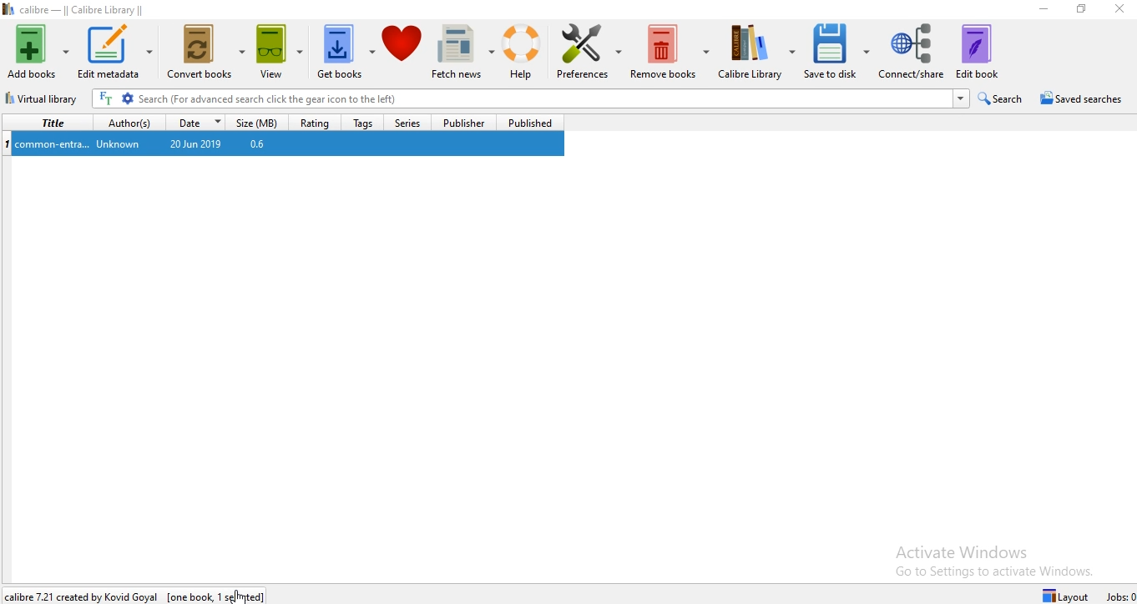 The image size is (1137, 604). Describe the element at coordinates (49, 122) in the screenshot. I see `Title` at that location.